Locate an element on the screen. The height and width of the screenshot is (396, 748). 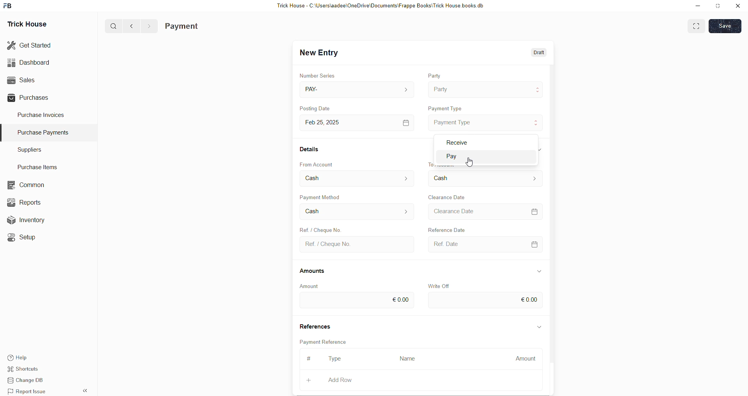
From Account is located at coordinates (319, 164).